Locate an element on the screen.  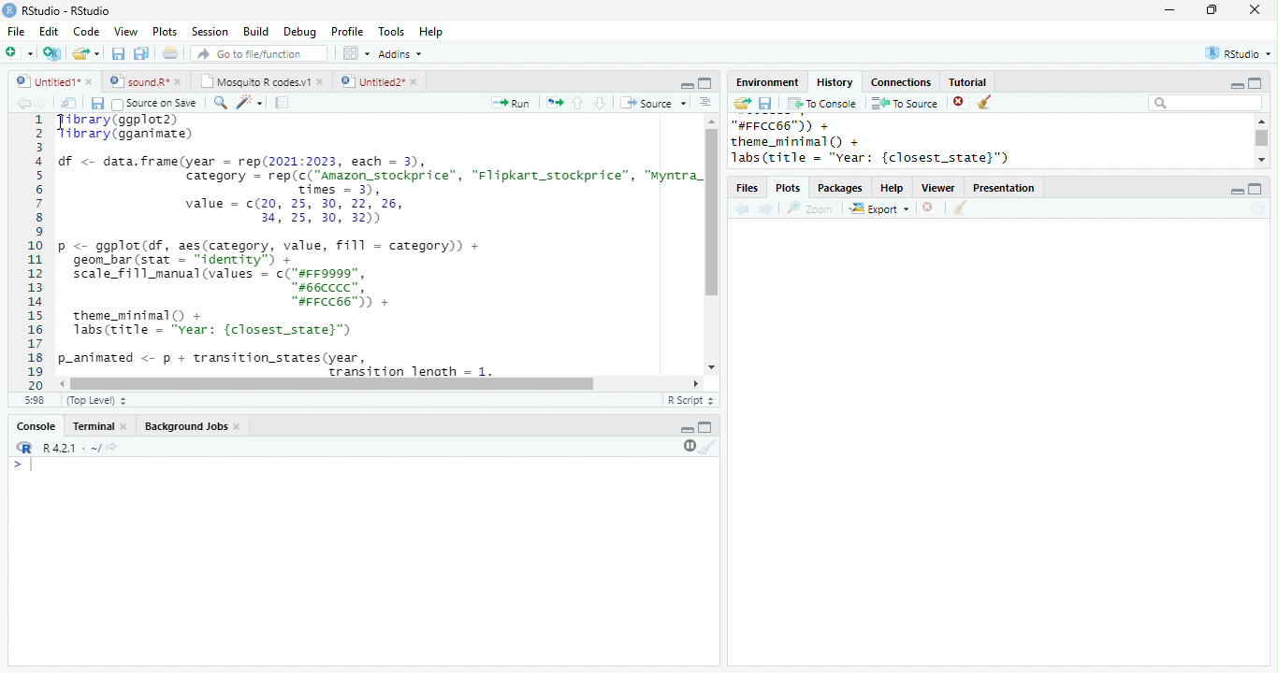
close is located at coordinates (322, 83).